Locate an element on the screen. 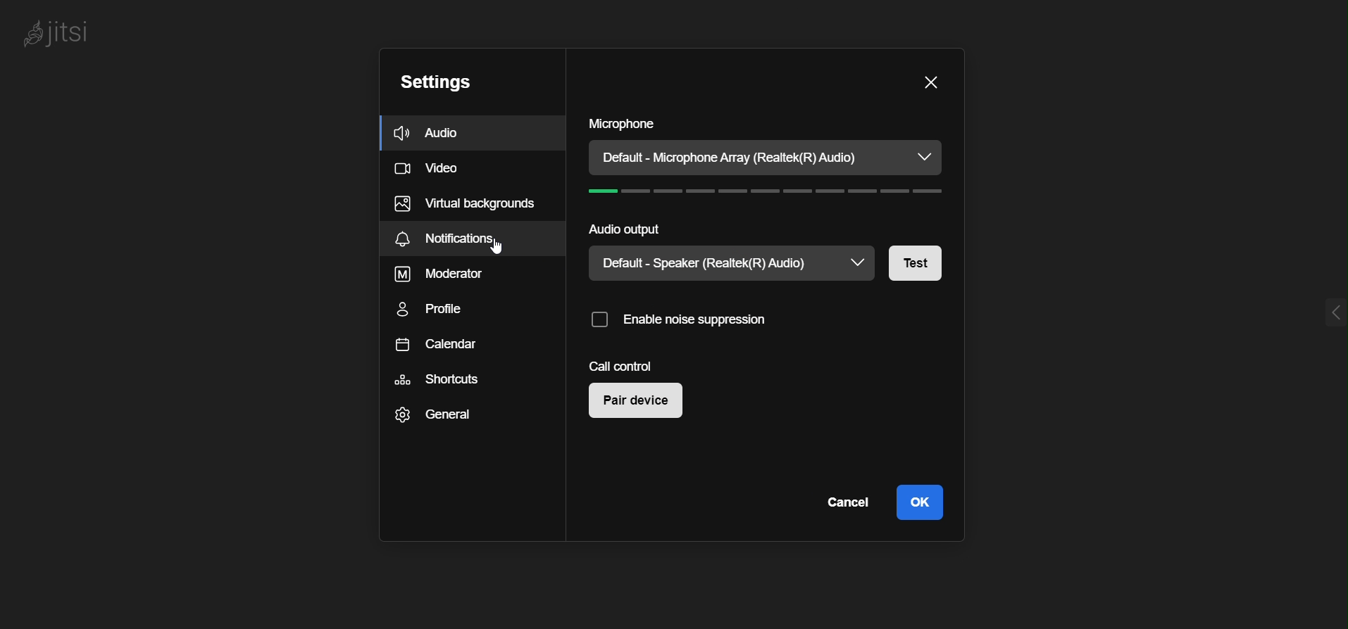 This screenshot has height=629, width=1348. pair device is located at coordinates (639, 402).